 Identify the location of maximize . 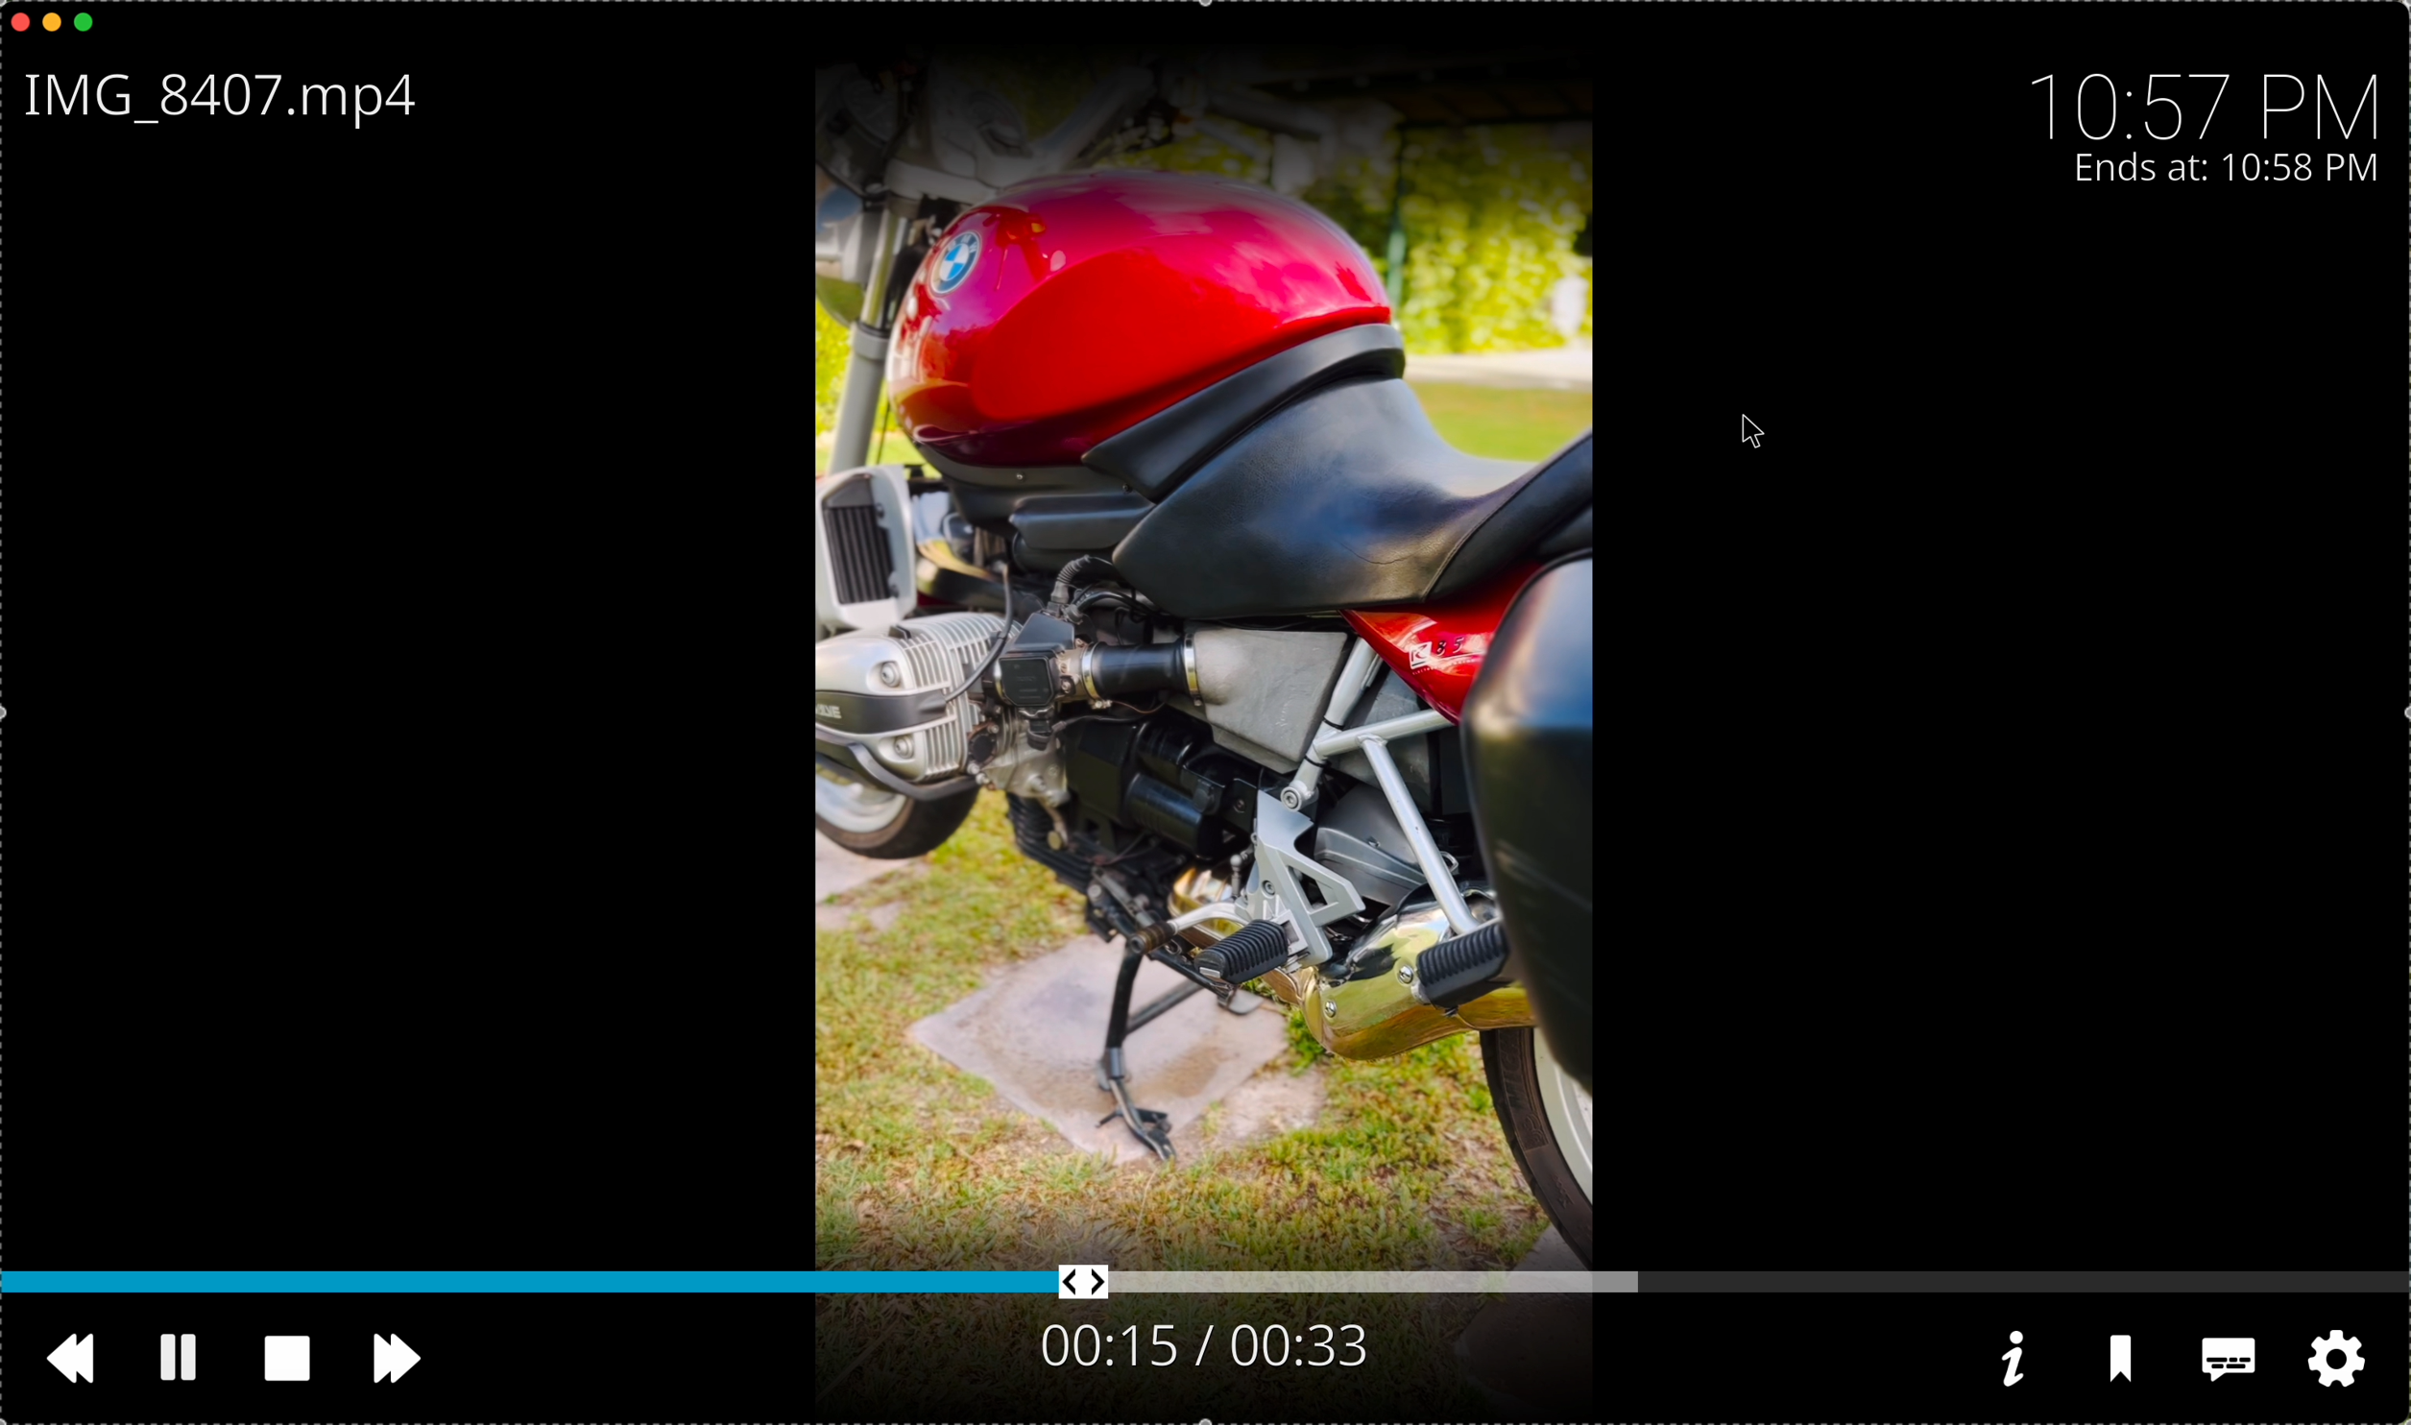
(93, 24).